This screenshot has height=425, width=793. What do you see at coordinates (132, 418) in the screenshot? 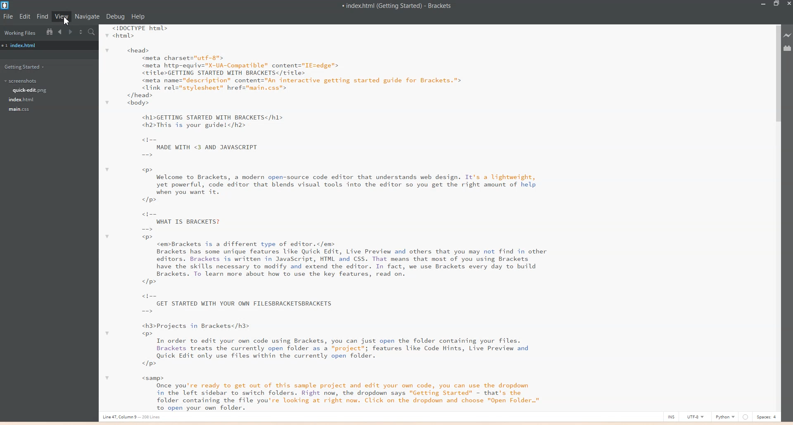
I see `Line, column` at bounding box center [132, 418].